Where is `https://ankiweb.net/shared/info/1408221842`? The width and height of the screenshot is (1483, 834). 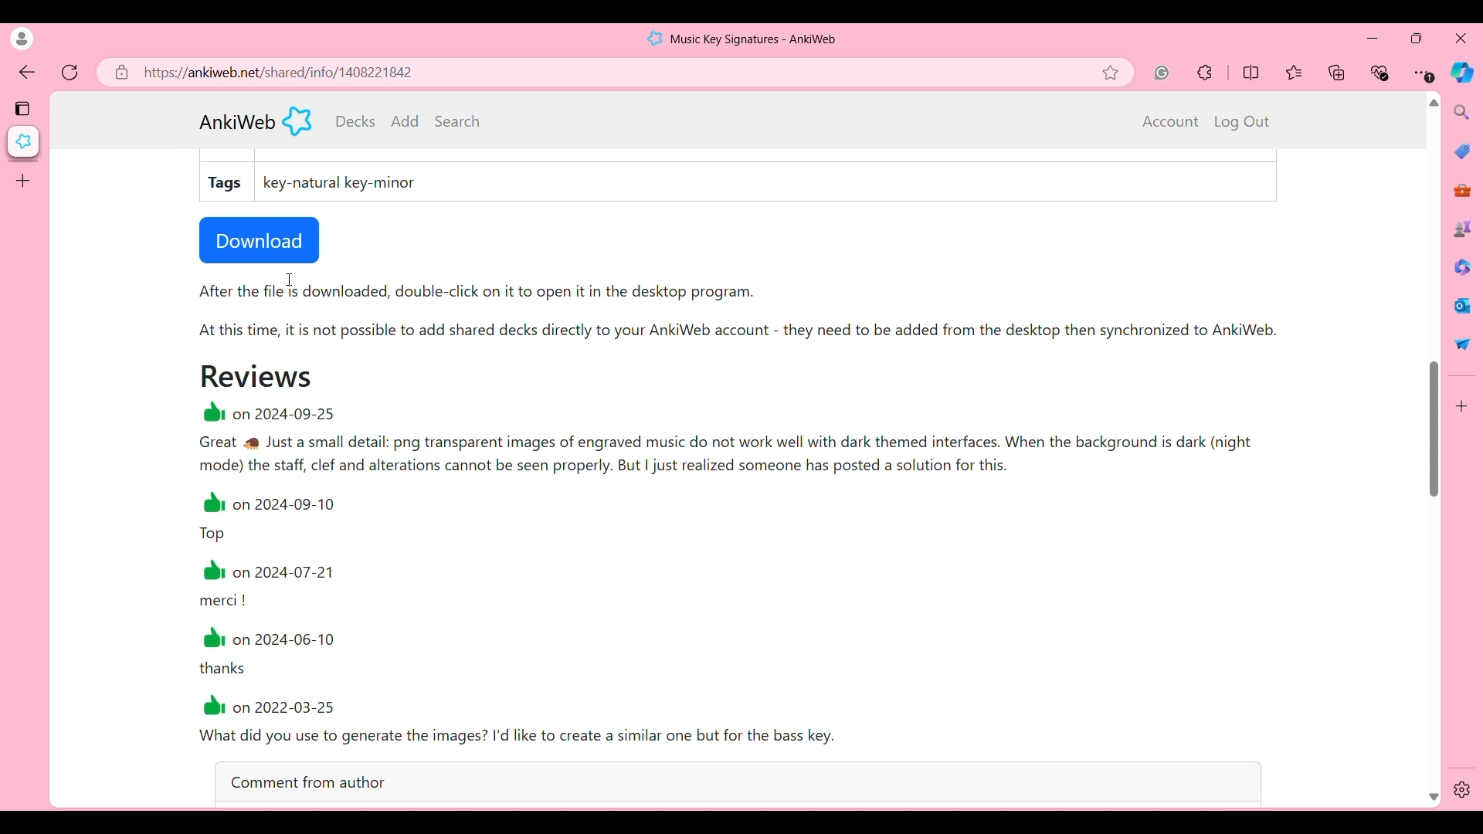 https://ankiweb.net/shared/info/1408221842 is located at coordinates (280, 73).